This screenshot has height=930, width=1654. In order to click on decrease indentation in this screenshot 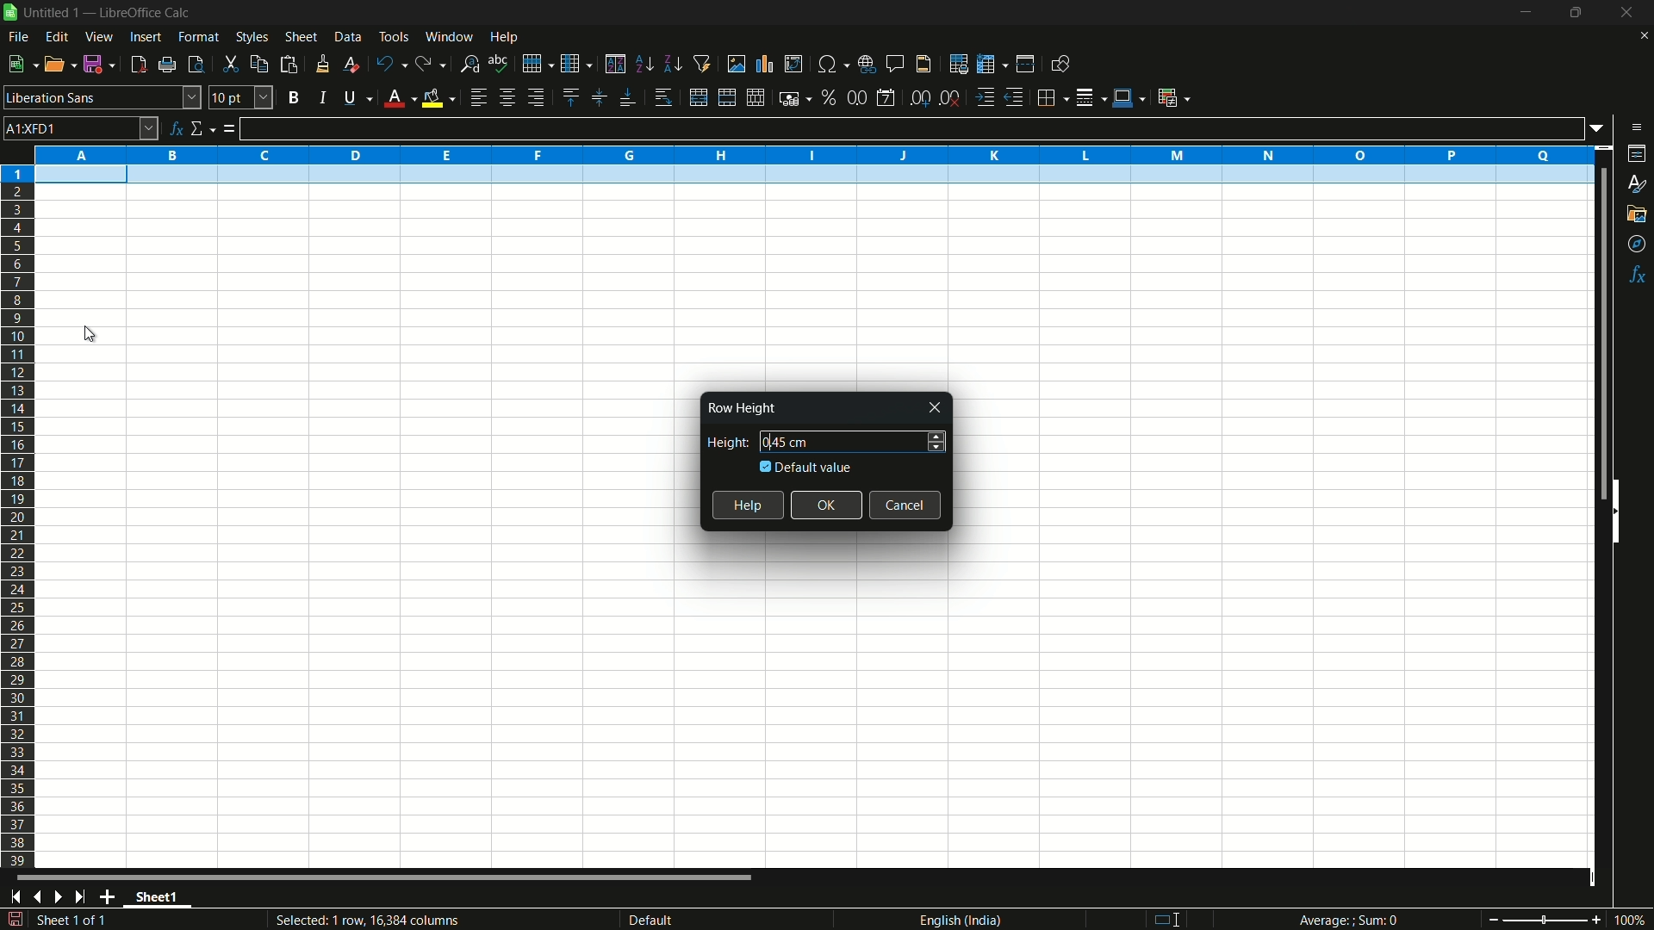, I will do `click(1016, 97)`.